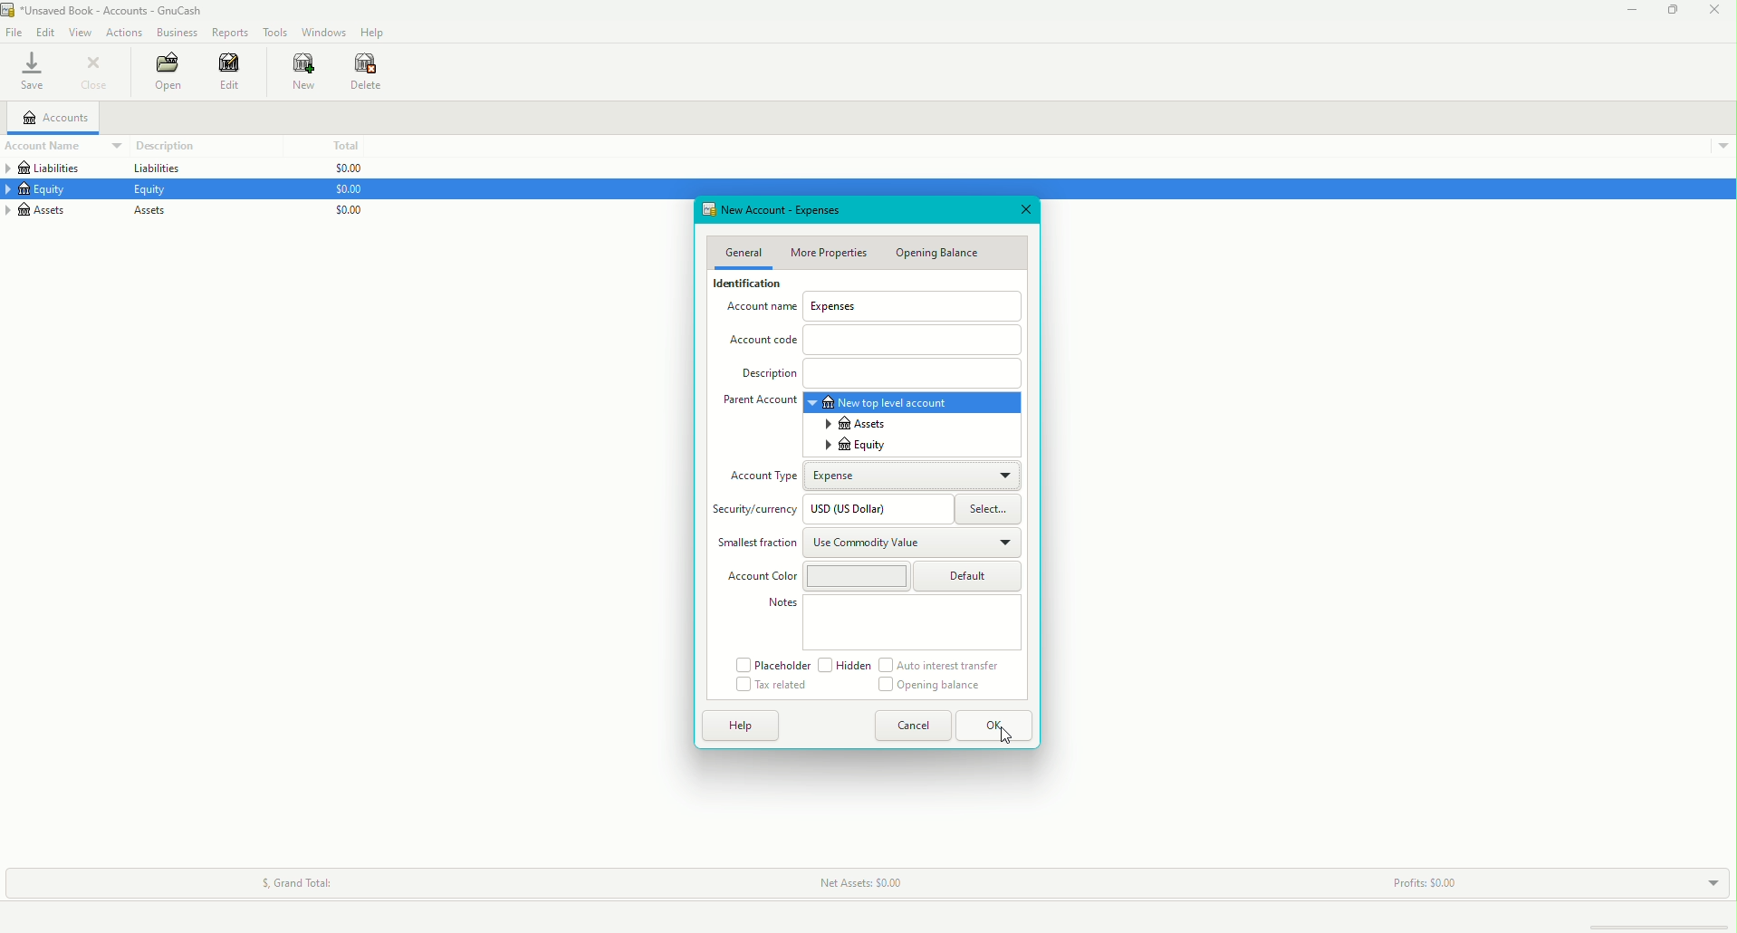 This screenshot has height=933, width=1737. Describe the element at coordinates (757, 511) in the screenshot. I see `Security/currency` at that location.